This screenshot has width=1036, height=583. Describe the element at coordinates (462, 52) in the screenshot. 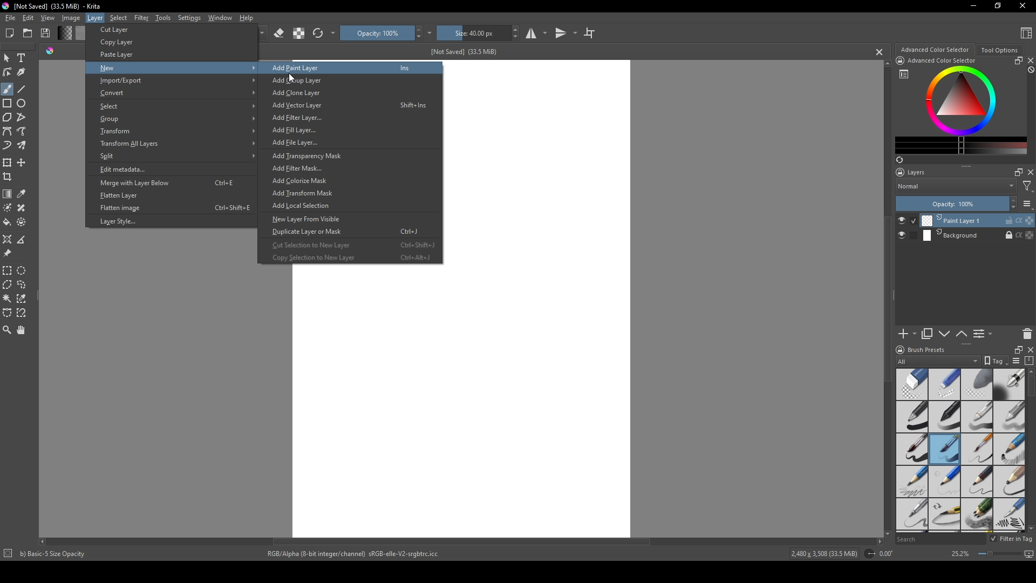

I see `[Not Saved] (33.5 MiB)` at that location.